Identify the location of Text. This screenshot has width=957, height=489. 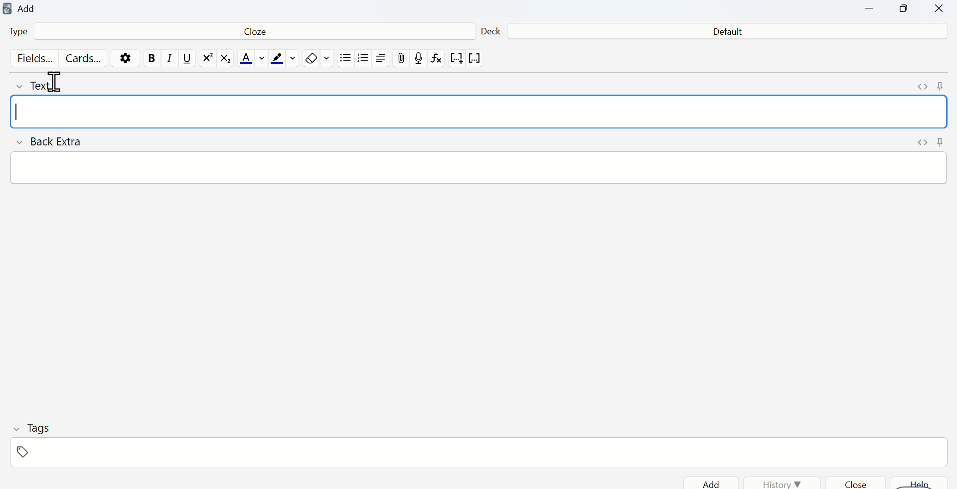
(40, 85).